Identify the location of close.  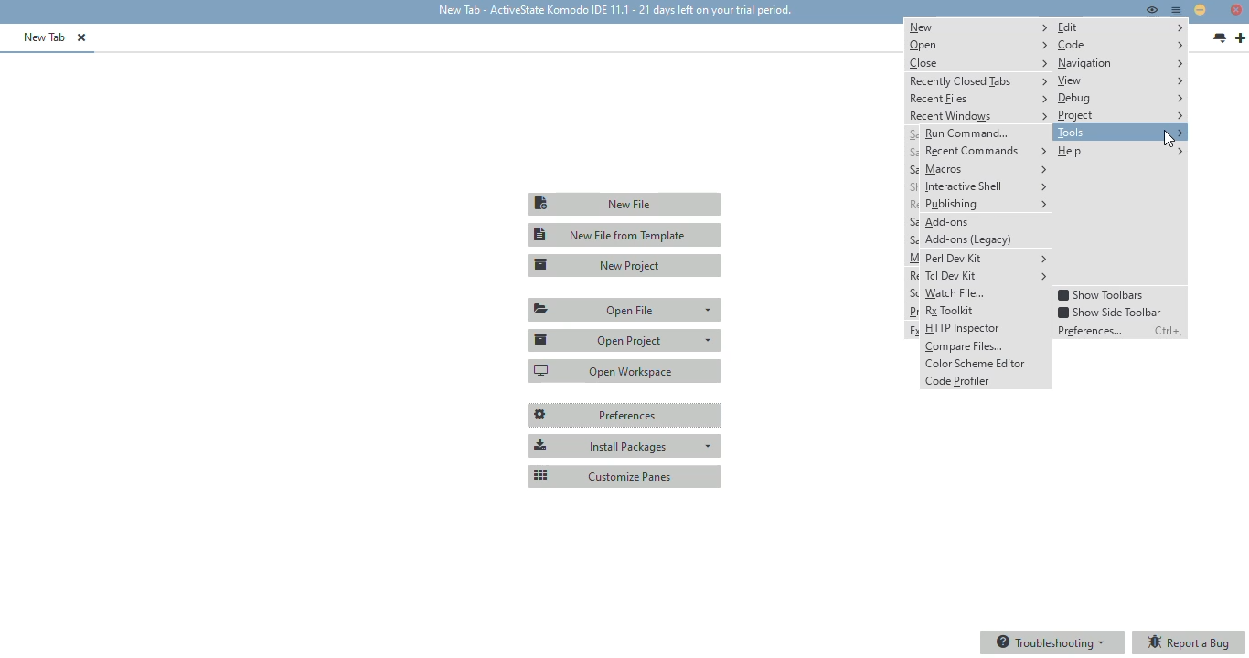
(978, 62).